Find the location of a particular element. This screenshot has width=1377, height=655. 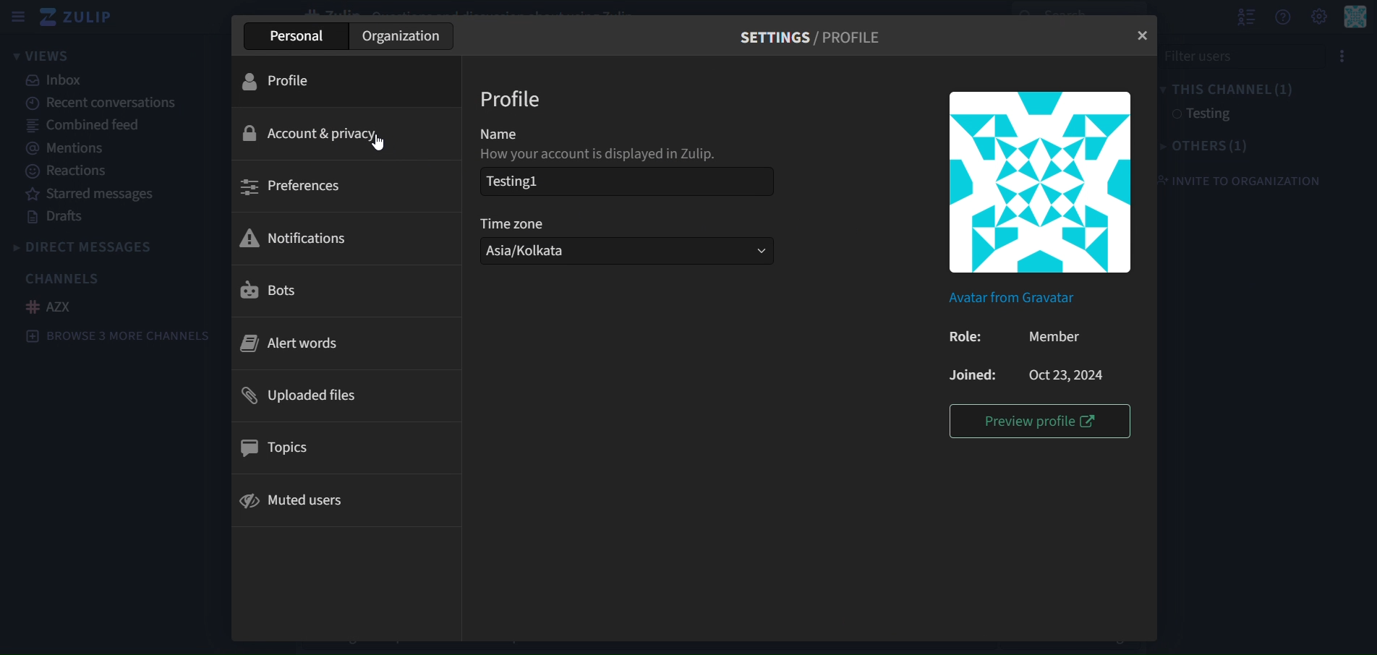

side bar is located at coordinates (17, 17).